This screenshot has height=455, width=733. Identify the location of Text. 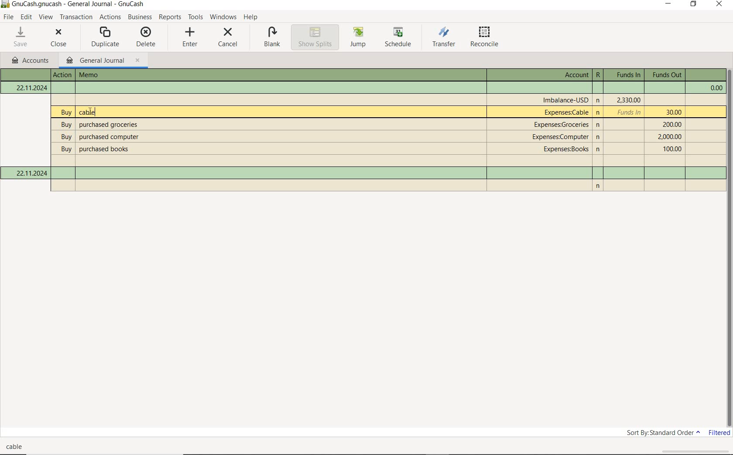
(368, 148).